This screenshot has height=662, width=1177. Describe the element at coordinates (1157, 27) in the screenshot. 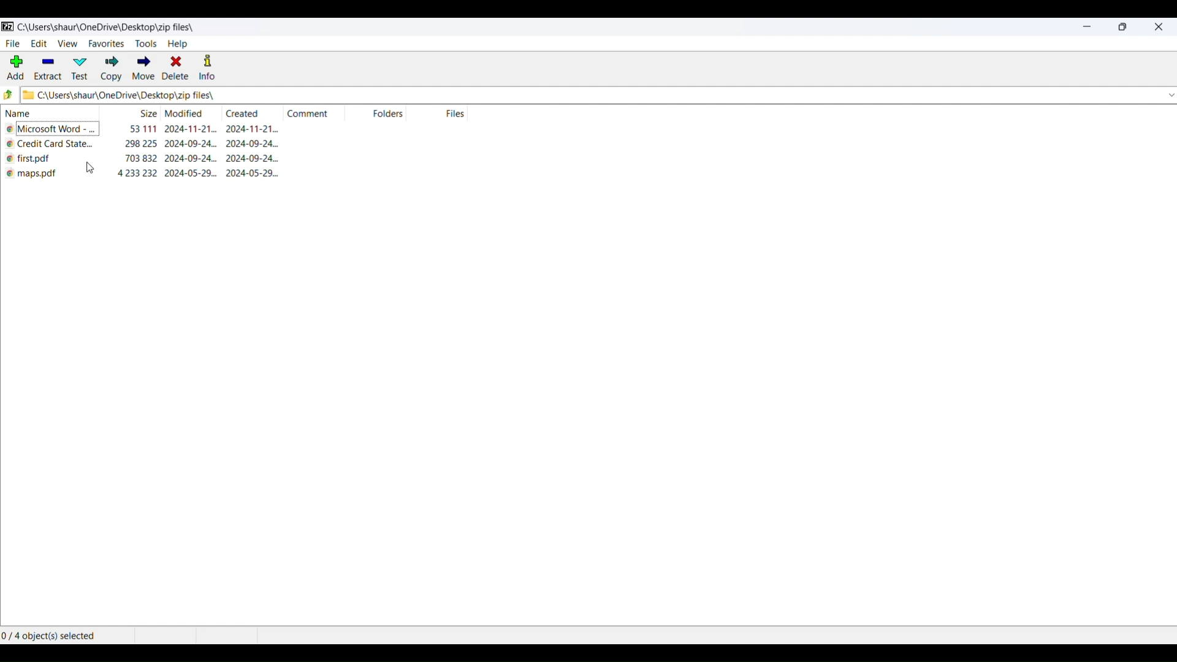

I see `close` at that location.